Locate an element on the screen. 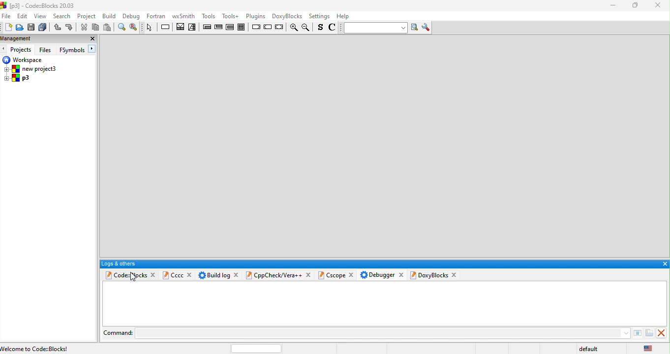 Image resolution: width=670 pixels, height=354 pixels. execute commad is located at coordinates (636, 332).